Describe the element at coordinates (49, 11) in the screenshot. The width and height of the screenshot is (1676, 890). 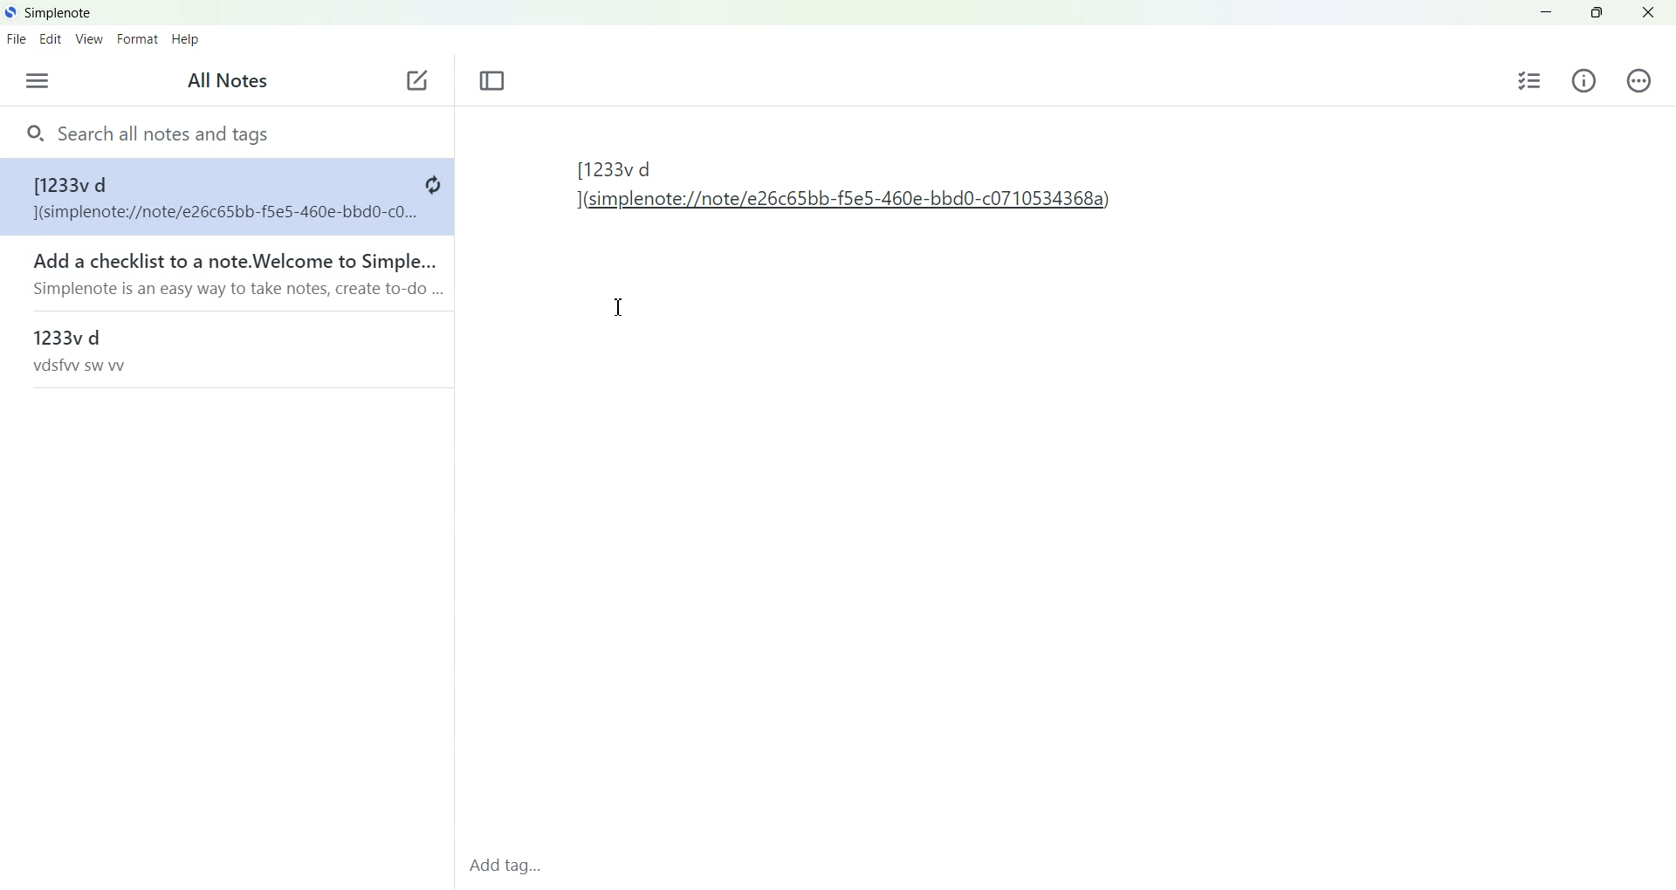
I see `Simplenote` at that location.